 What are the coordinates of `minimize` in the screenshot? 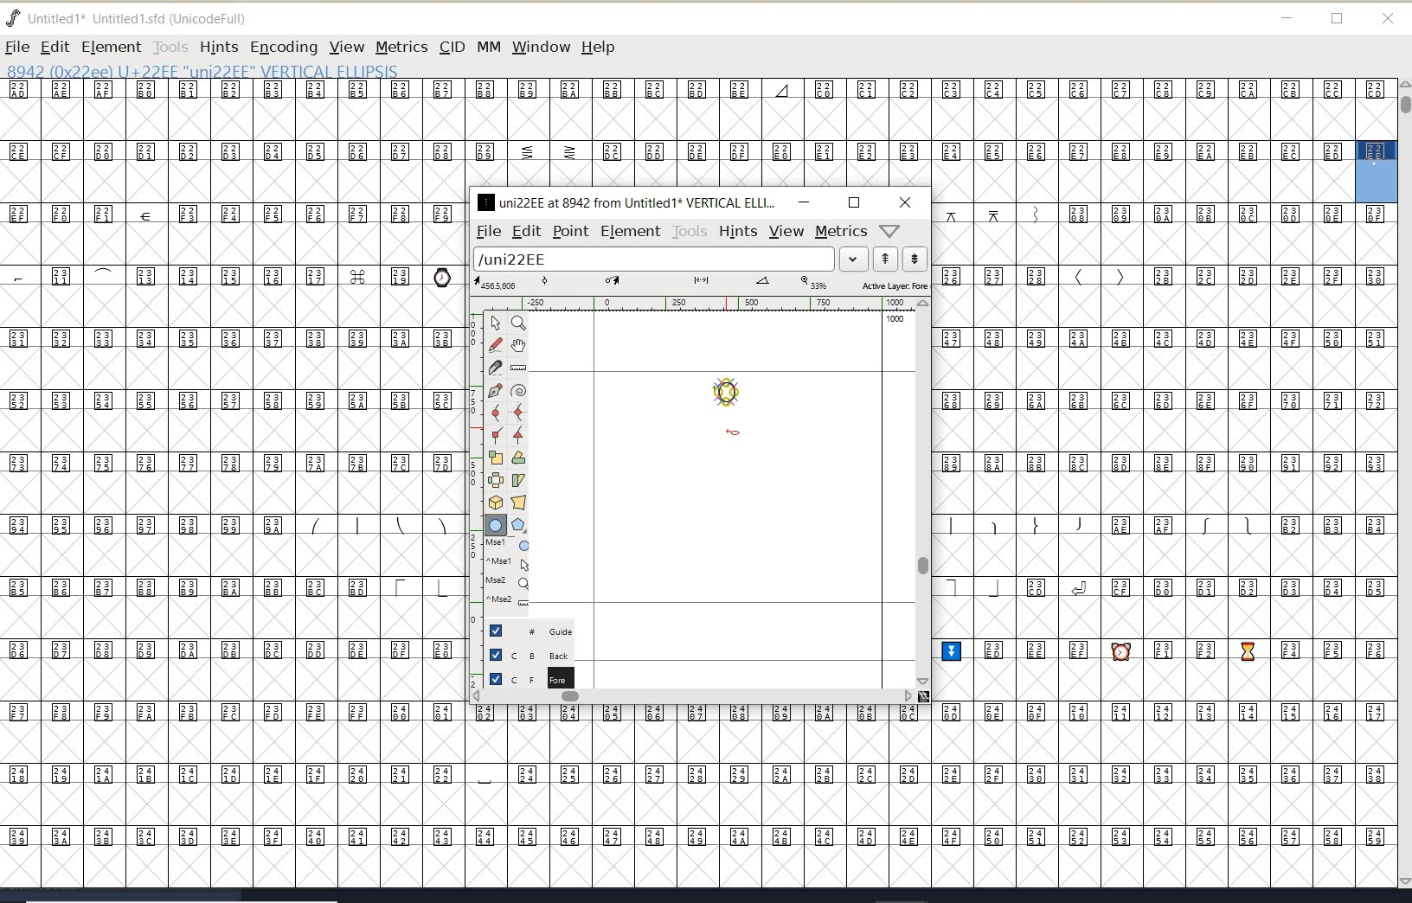 It's located at (1287, 18).